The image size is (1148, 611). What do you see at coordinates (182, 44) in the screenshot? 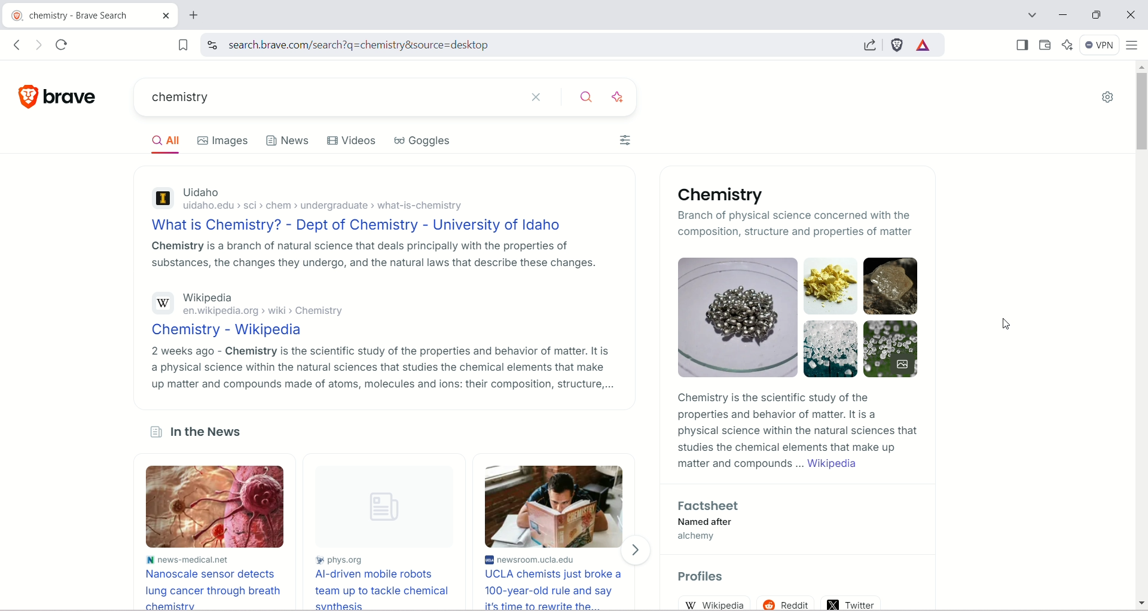
I see `bookmark` at bounding box center [182, 44].